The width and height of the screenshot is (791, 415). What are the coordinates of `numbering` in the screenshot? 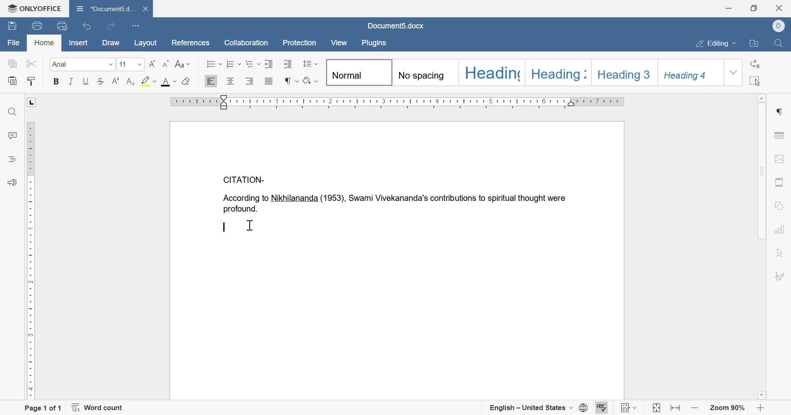 It's located at (234, 63).